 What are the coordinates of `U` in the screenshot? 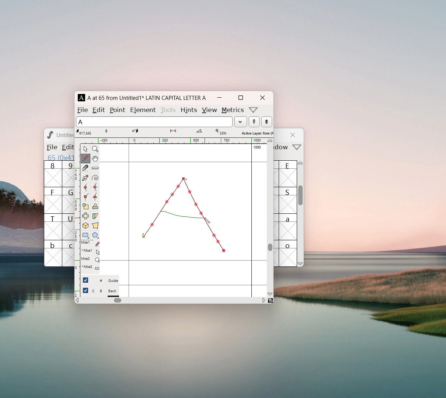 It's located at (68, 227).